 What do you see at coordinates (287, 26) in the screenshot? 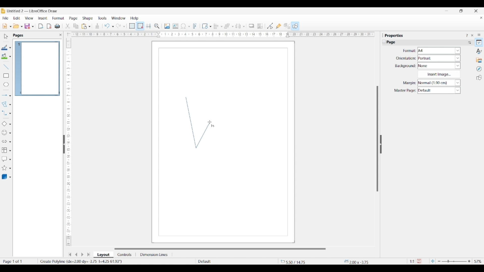
I see `Toggle extrusion` at bounding box center [287, 26].